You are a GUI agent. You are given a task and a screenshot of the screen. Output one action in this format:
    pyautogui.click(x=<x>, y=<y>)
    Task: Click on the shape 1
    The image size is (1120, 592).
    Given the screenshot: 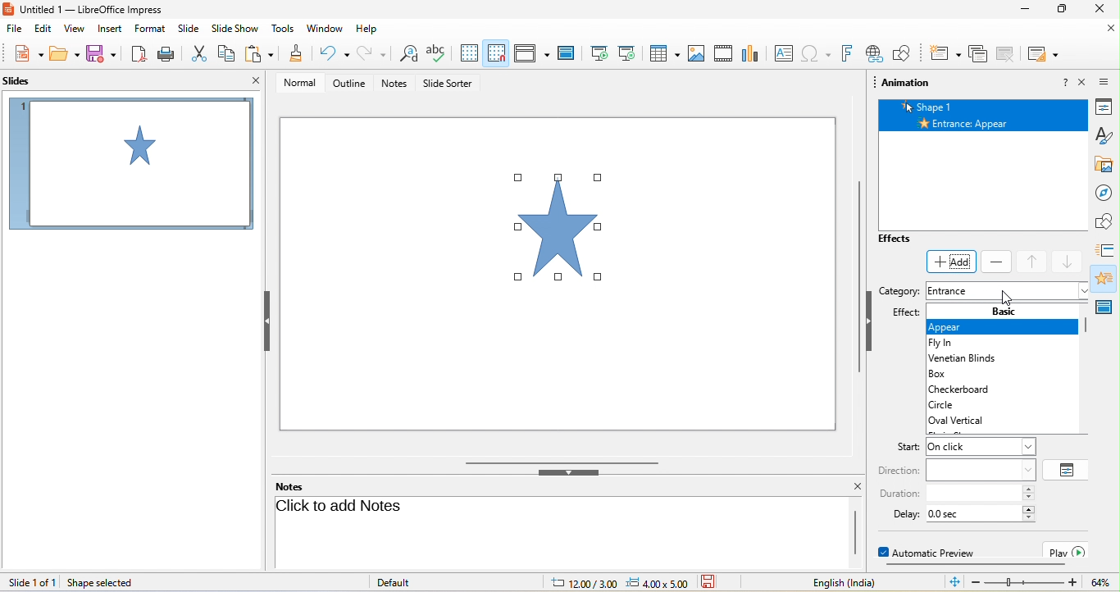 What is the action you would take?
    pyautogui.click(x=986, y=106)
    